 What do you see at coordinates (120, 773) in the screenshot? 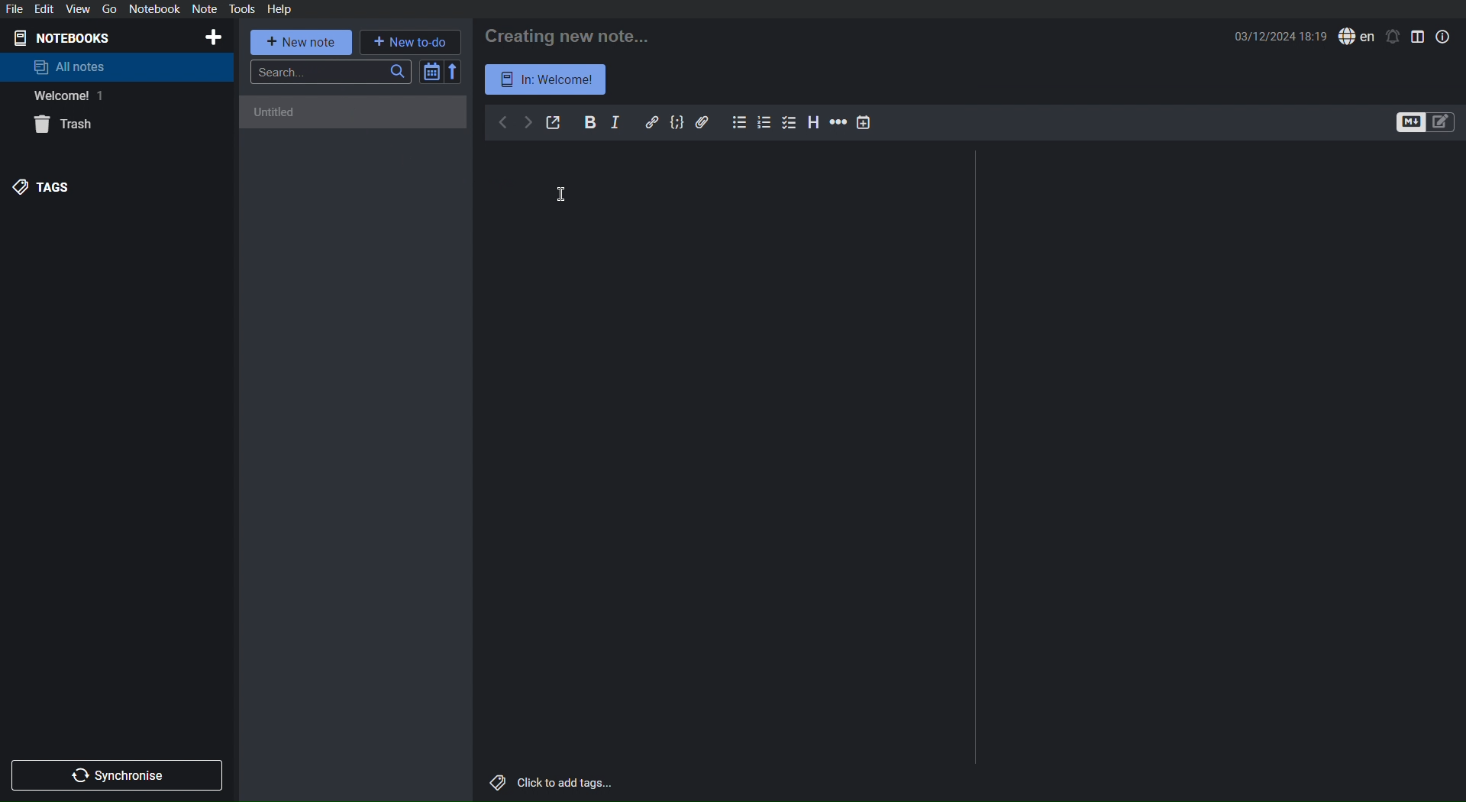
I see `Synchronize` at bounding box center [120, 773].